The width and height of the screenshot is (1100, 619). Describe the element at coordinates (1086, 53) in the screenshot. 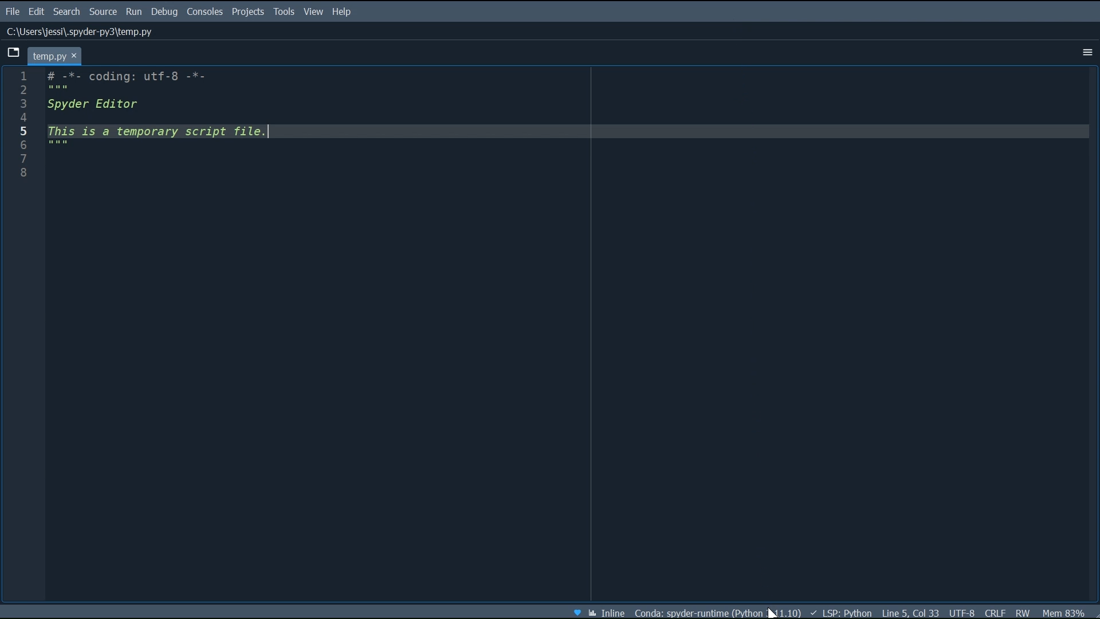

I see `More options` at that location.